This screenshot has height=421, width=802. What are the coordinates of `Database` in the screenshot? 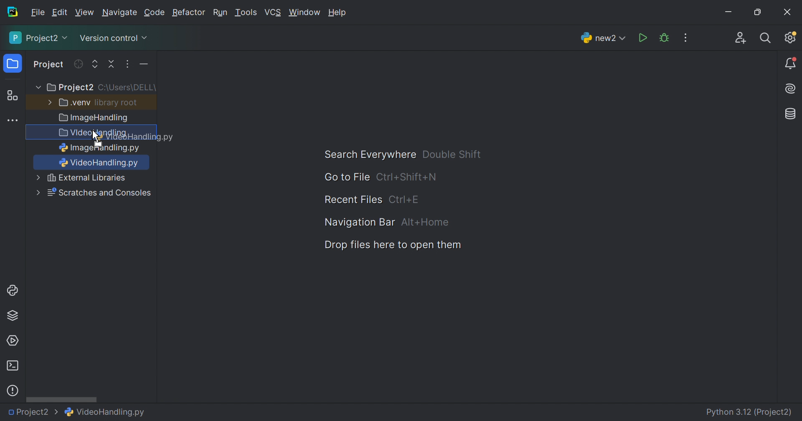 It's located at (791, 114).